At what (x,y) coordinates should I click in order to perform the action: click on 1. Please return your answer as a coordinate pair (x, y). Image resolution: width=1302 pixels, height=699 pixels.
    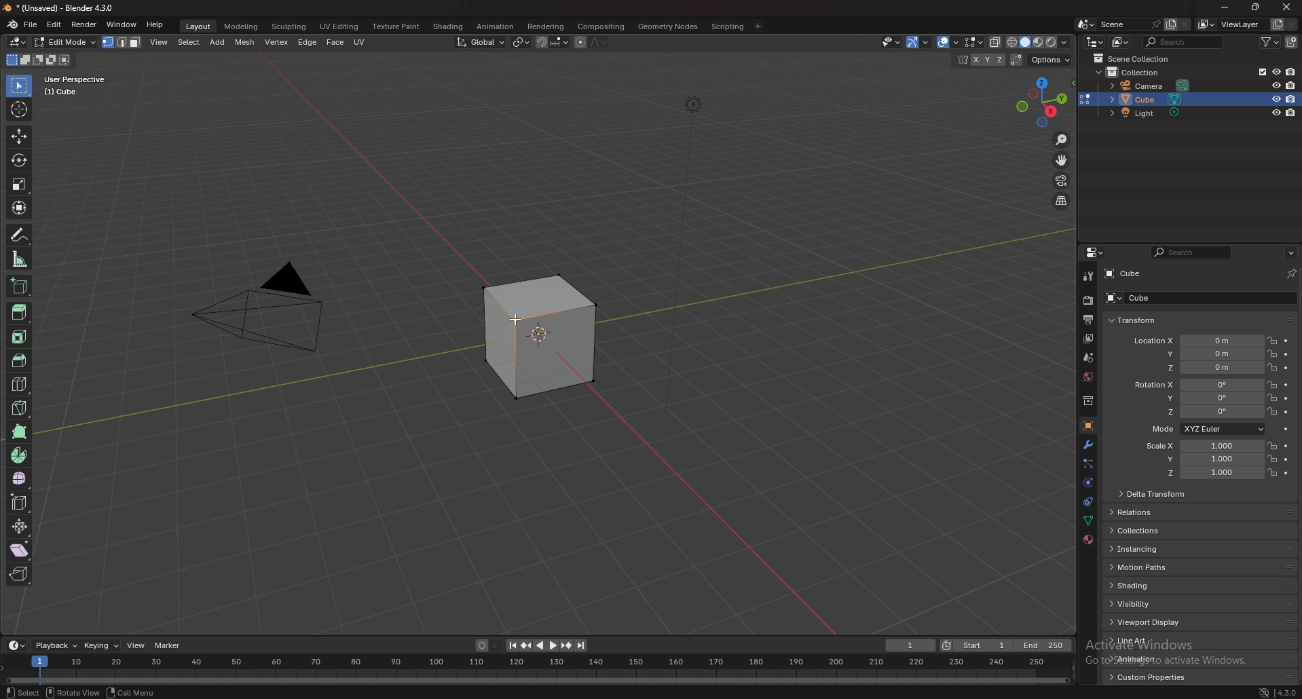
    Looking at the image, I should click on (908, 645).